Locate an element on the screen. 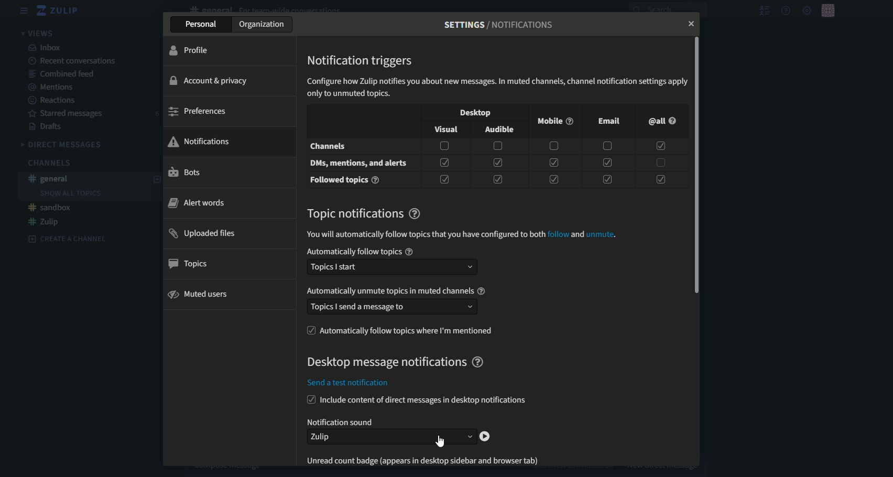 This screenshot has width=893, height=477. text is located at coordinates (361, 60).